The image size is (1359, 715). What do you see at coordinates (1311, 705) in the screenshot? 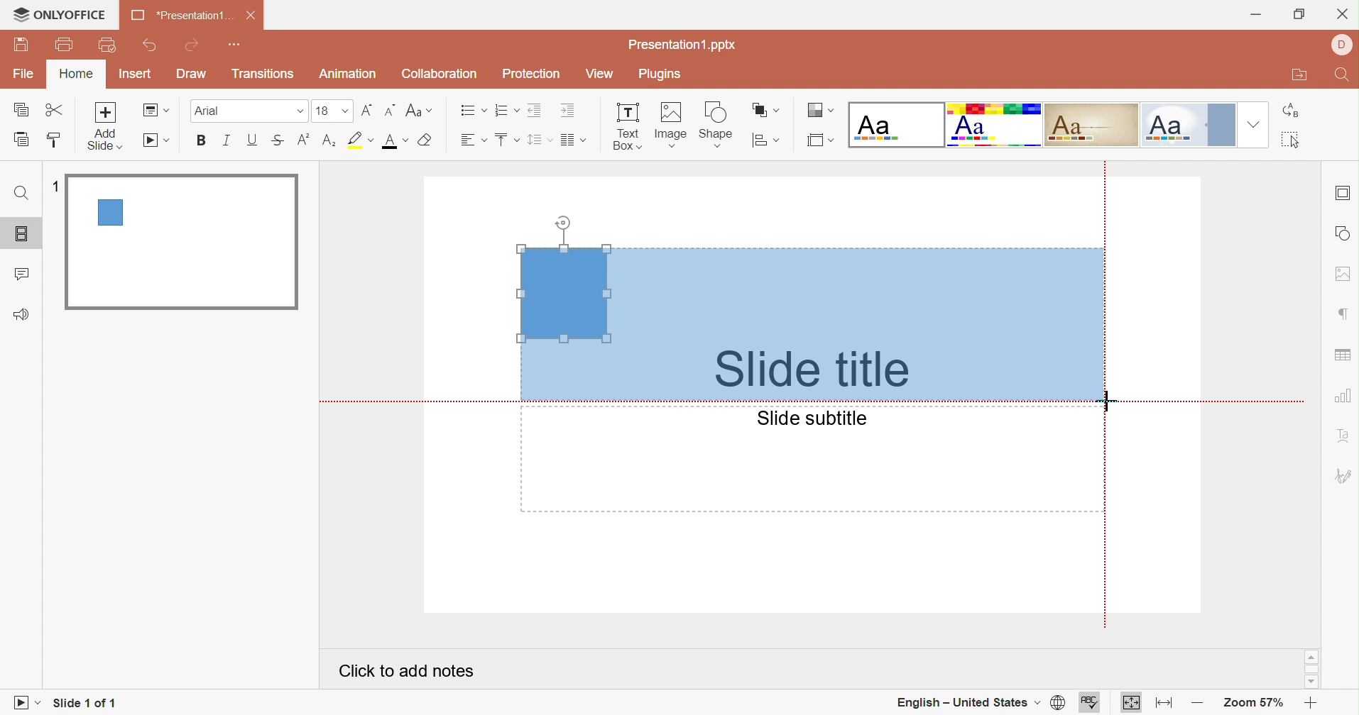
I see `Zoom in` at bounding box center [1311, 705].